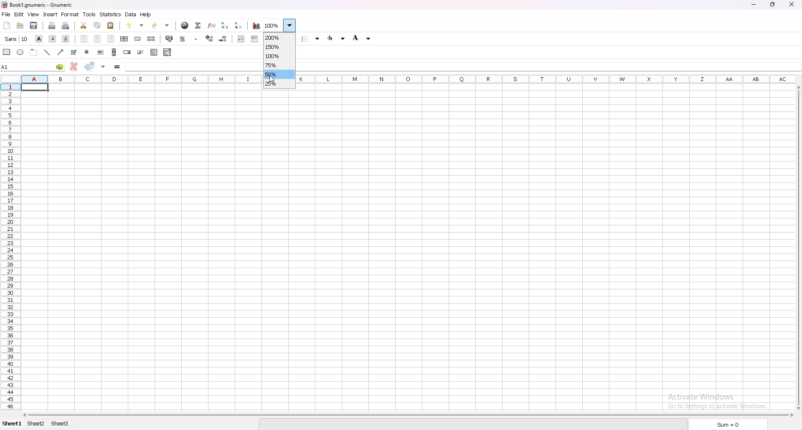 The image size is (802, 430). What do you see at coordinates (278, 84) in the screenshot?
I see `25%` at bounding box center [278, 84].